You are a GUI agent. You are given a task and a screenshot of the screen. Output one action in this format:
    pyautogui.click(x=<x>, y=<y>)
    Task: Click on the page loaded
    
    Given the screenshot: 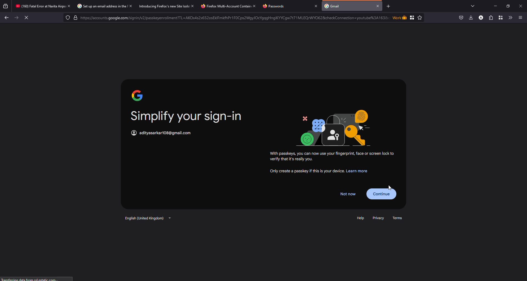 What is the action you would take?
    pyautogui.click(x=34, y=279)
    